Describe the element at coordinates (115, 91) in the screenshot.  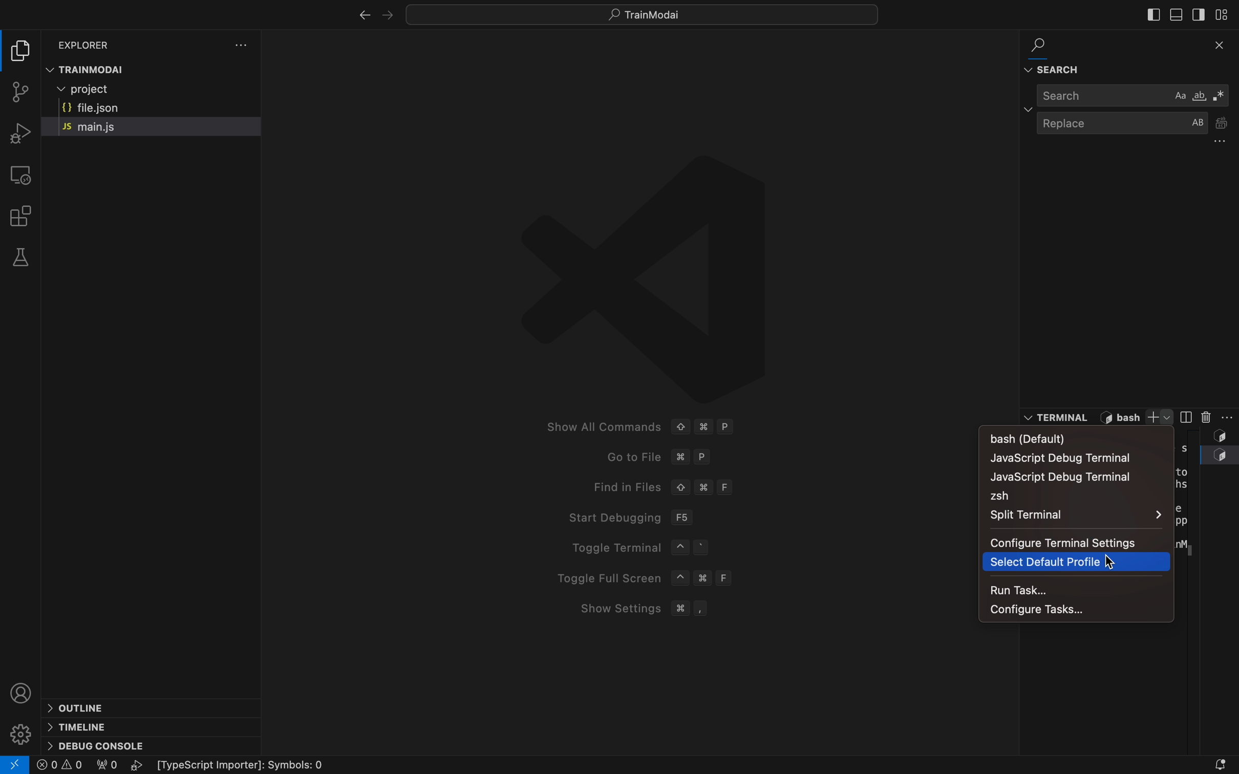
I see `project` at that location.